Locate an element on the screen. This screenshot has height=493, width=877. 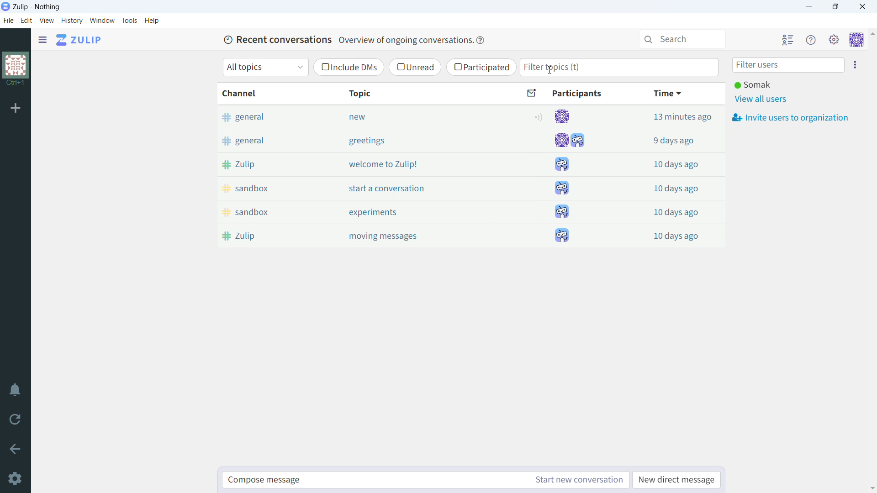
general is located at coordinates (263, 139).